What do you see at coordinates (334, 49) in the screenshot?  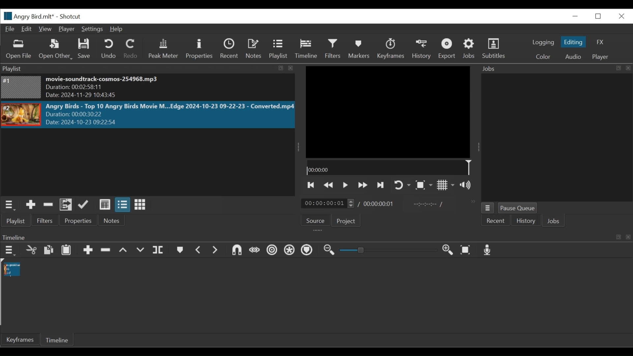 I see `Filters` at bounding box center [334, 49].